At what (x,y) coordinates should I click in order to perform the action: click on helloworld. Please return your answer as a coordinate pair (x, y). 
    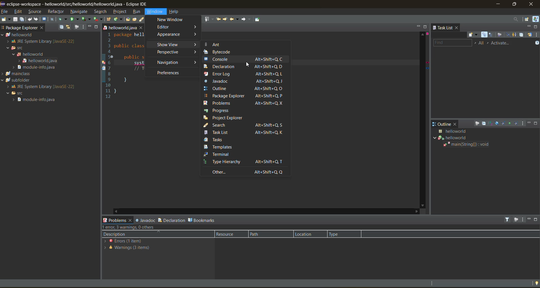
    Looking at the image, I should click on (30, 36).